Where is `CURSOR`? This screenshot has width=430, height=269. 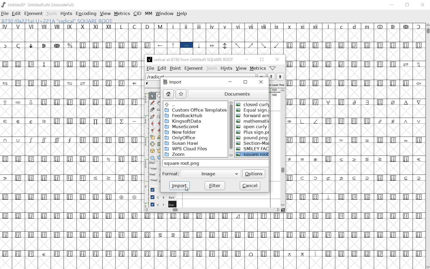
CURSOR is located at coordinates (187, 189).